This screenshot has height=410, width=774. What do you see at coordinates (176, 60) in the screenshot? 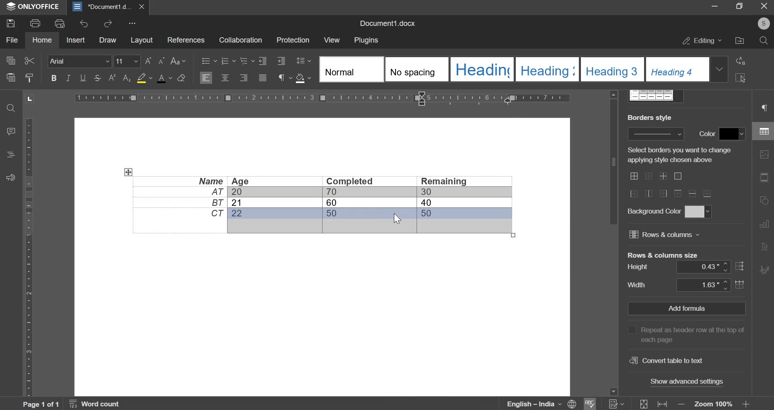
I see `change case` at bounding box center [176, 60].